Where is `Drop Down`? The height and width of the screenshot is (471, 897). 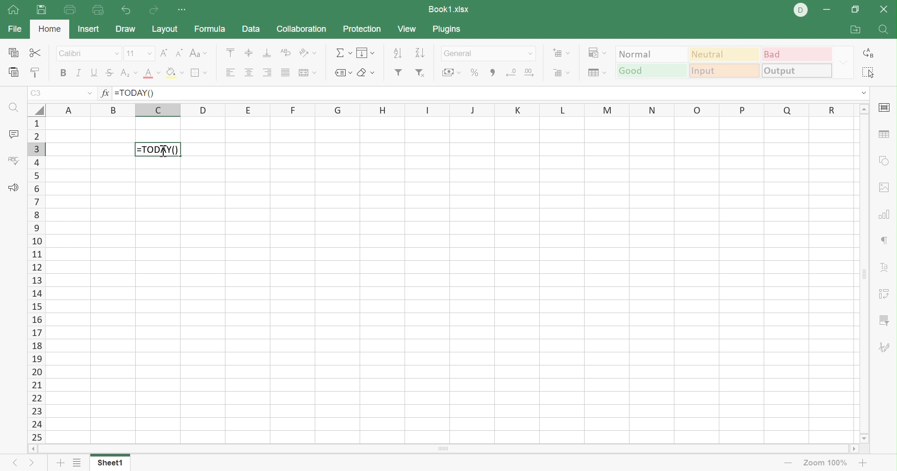 Drop Down is located at coordinates (842, 62).